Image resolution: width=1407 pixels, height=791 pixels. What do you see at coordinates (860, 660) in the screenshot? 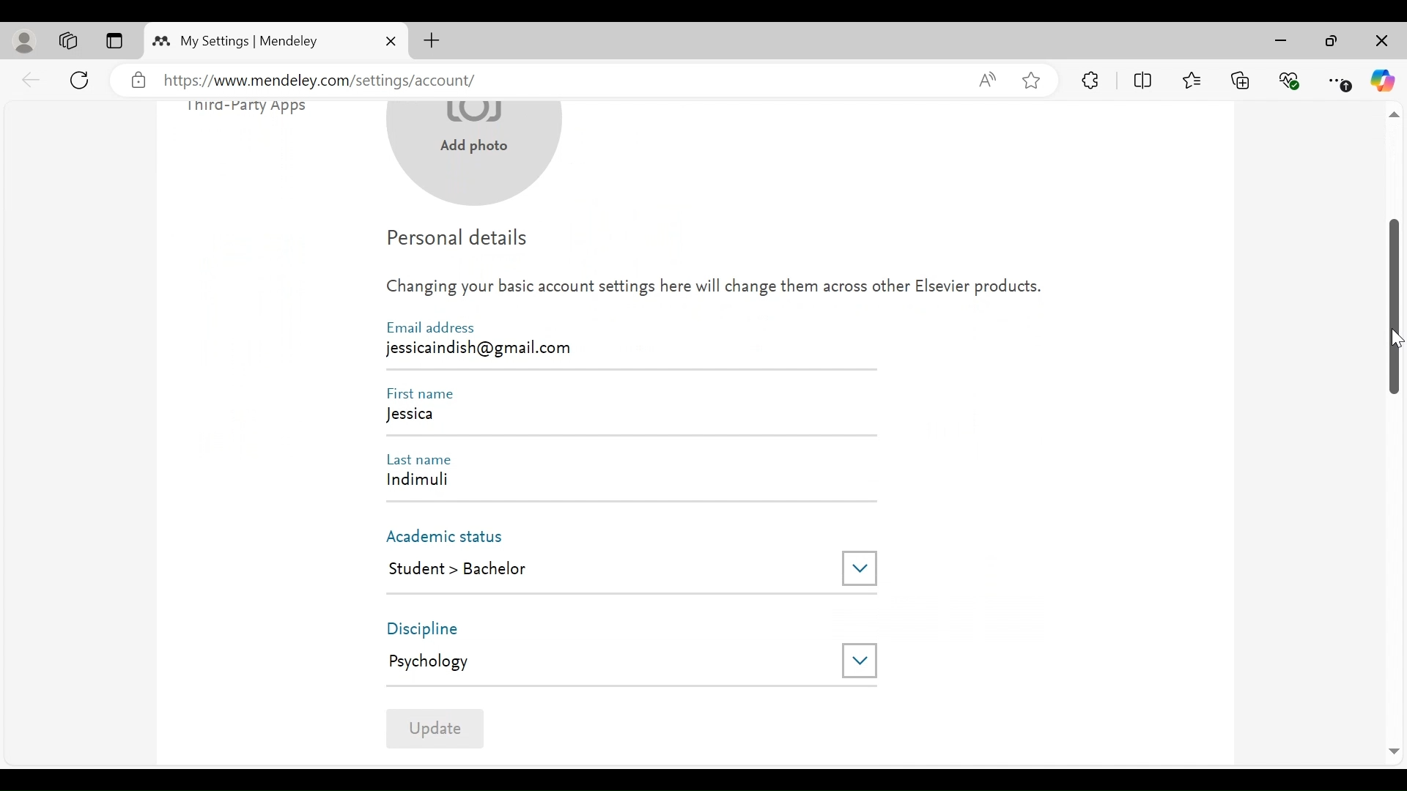
I see `Drop down` at bounding box center [860, 660].